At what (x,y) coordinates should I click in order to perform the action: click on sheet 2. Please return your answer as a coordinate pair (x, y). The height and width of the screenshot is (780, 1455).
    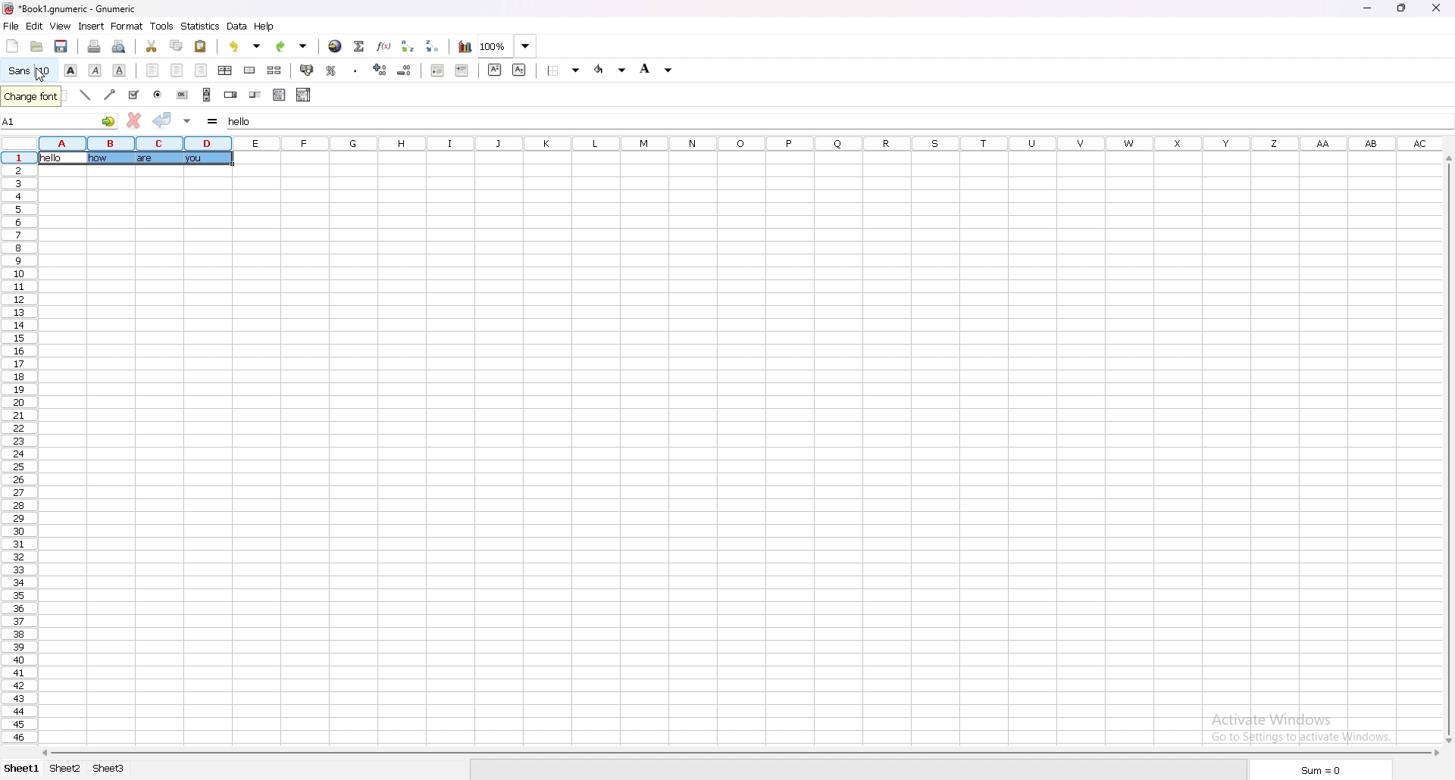
    Looking at the image, I should click on (66, 769).